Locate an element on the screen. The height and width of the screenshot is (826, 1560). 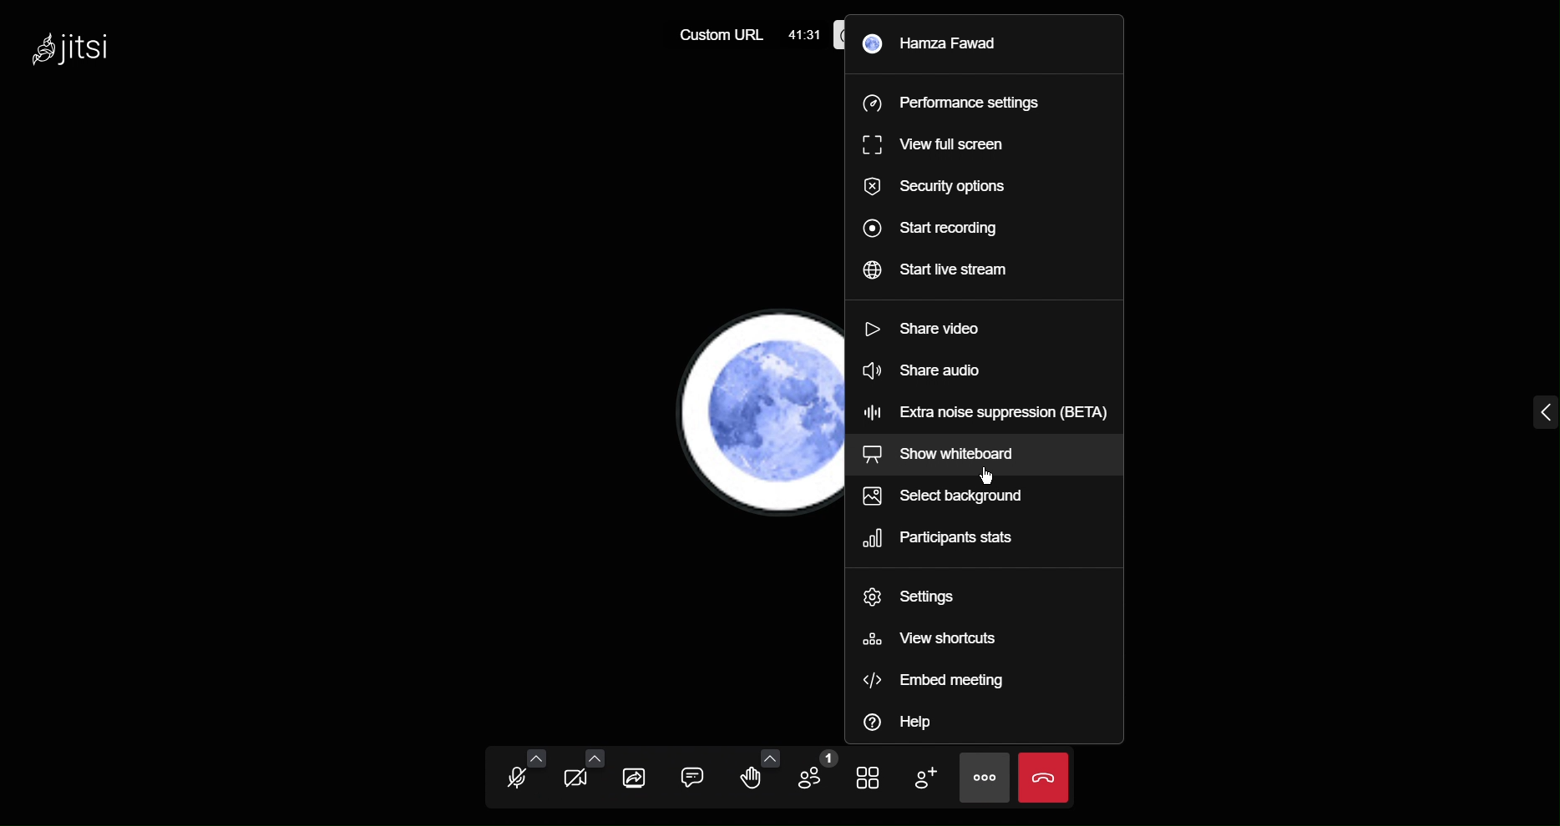
Video is located at coordinates (580, 775).